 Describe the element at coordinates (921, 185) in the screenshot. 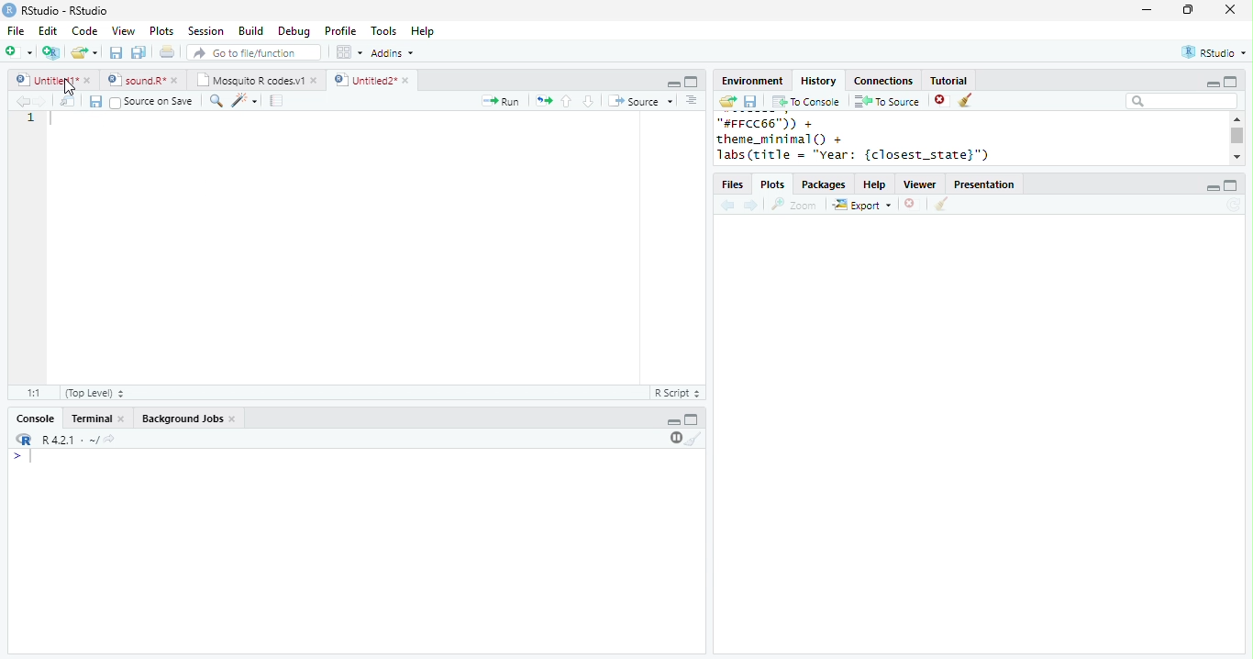

I see `Viewer` at that location.